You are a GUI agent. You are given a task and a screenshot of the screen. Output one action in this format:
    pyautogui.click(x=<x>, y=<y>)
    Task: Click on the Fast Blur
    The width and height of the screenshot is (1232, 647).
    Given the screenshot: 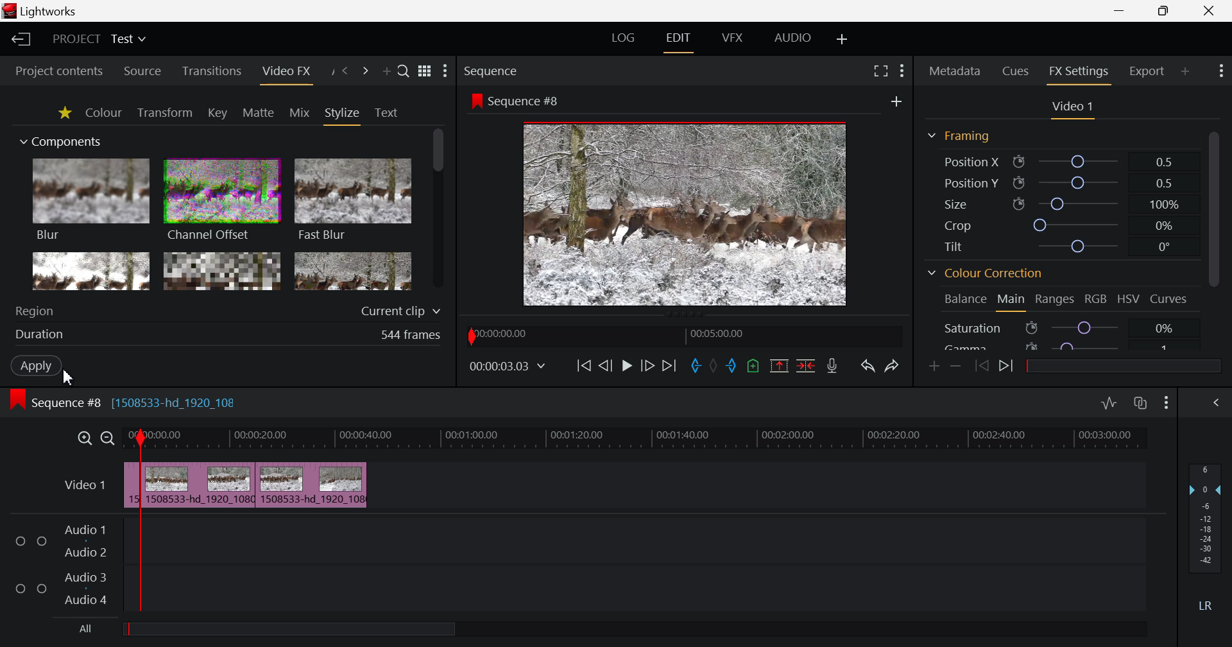 What is the action you would take?
    pyautogui.click(x=354, y=202)
    